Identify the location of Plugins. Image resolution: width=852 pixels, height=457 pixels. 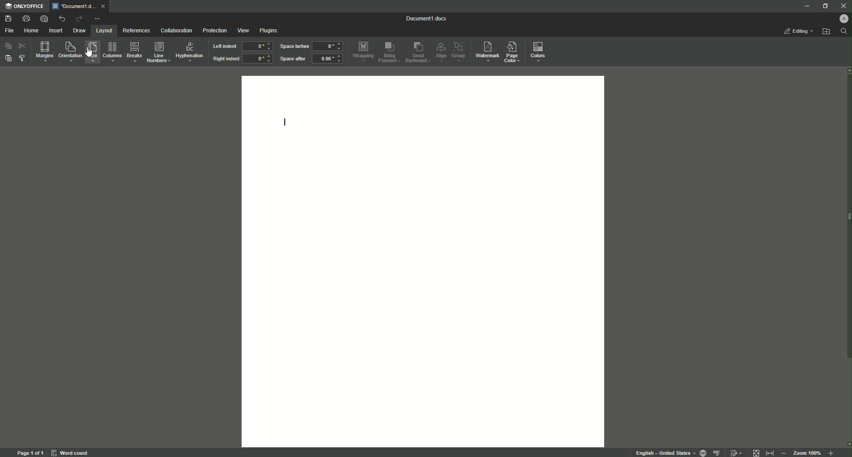
(271, 31).